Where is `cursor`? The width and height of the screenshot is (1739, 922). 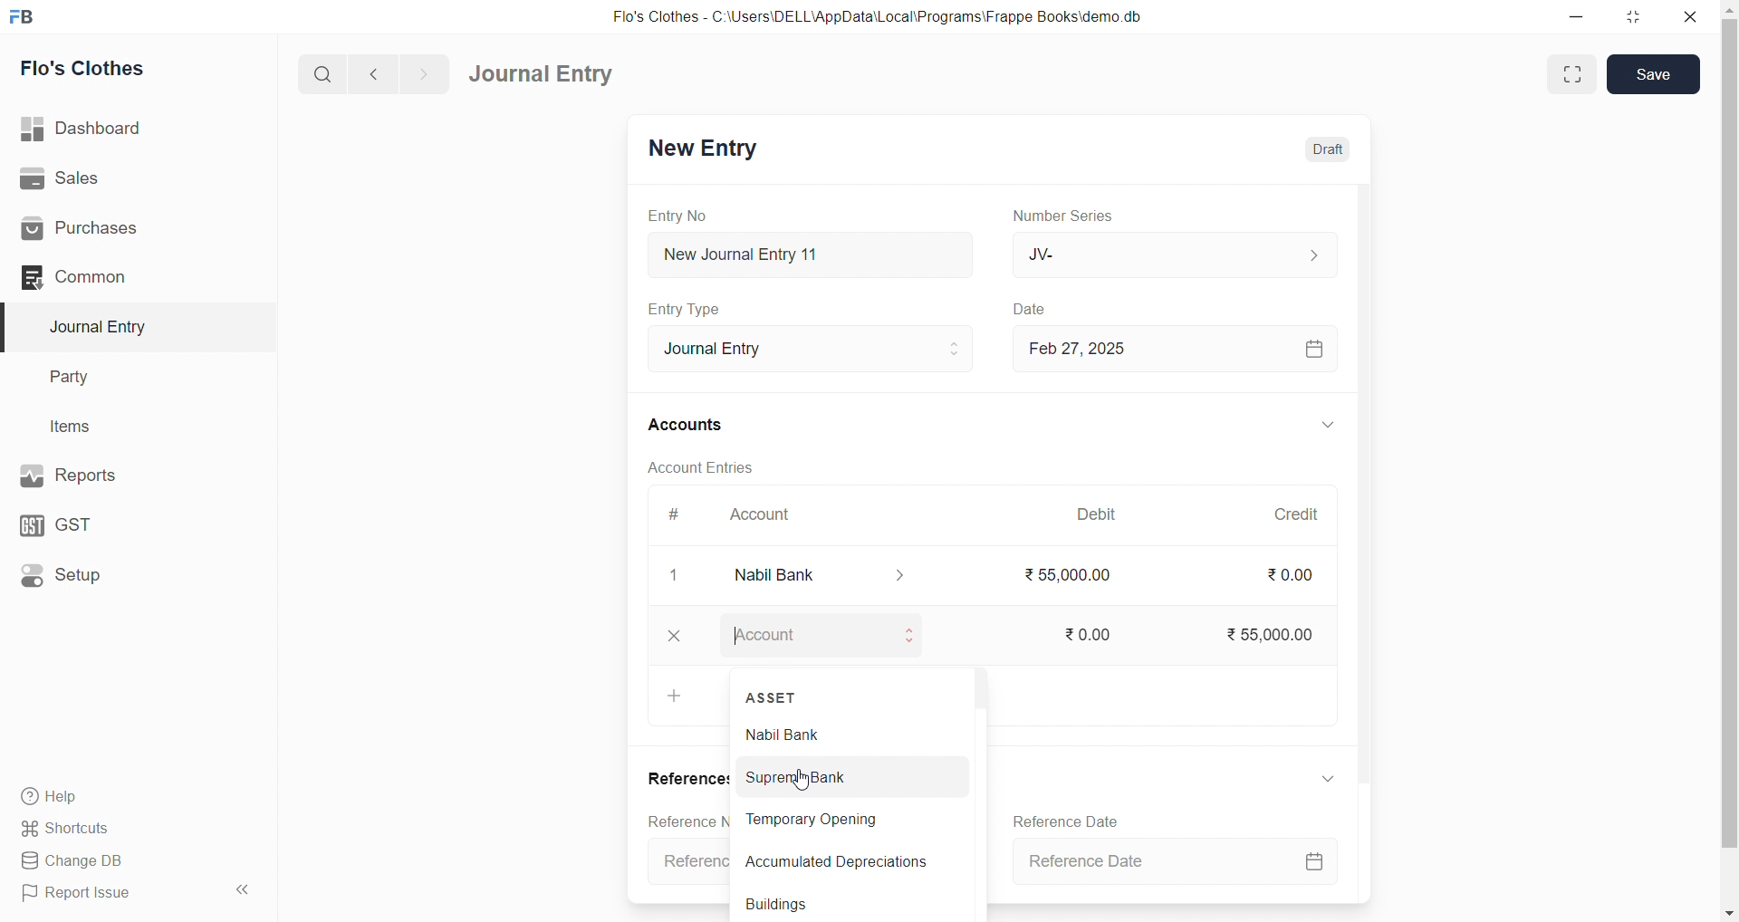
cursor is located at coordinates (802, 774).